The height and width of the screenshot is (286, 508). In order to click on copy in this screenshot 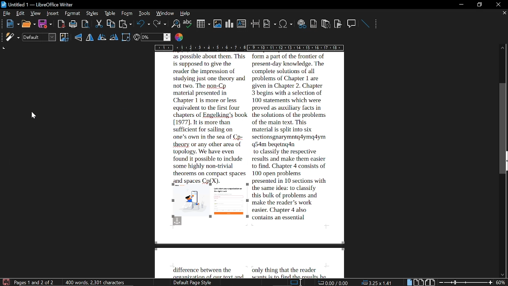, I will do `click(111, 23)`.